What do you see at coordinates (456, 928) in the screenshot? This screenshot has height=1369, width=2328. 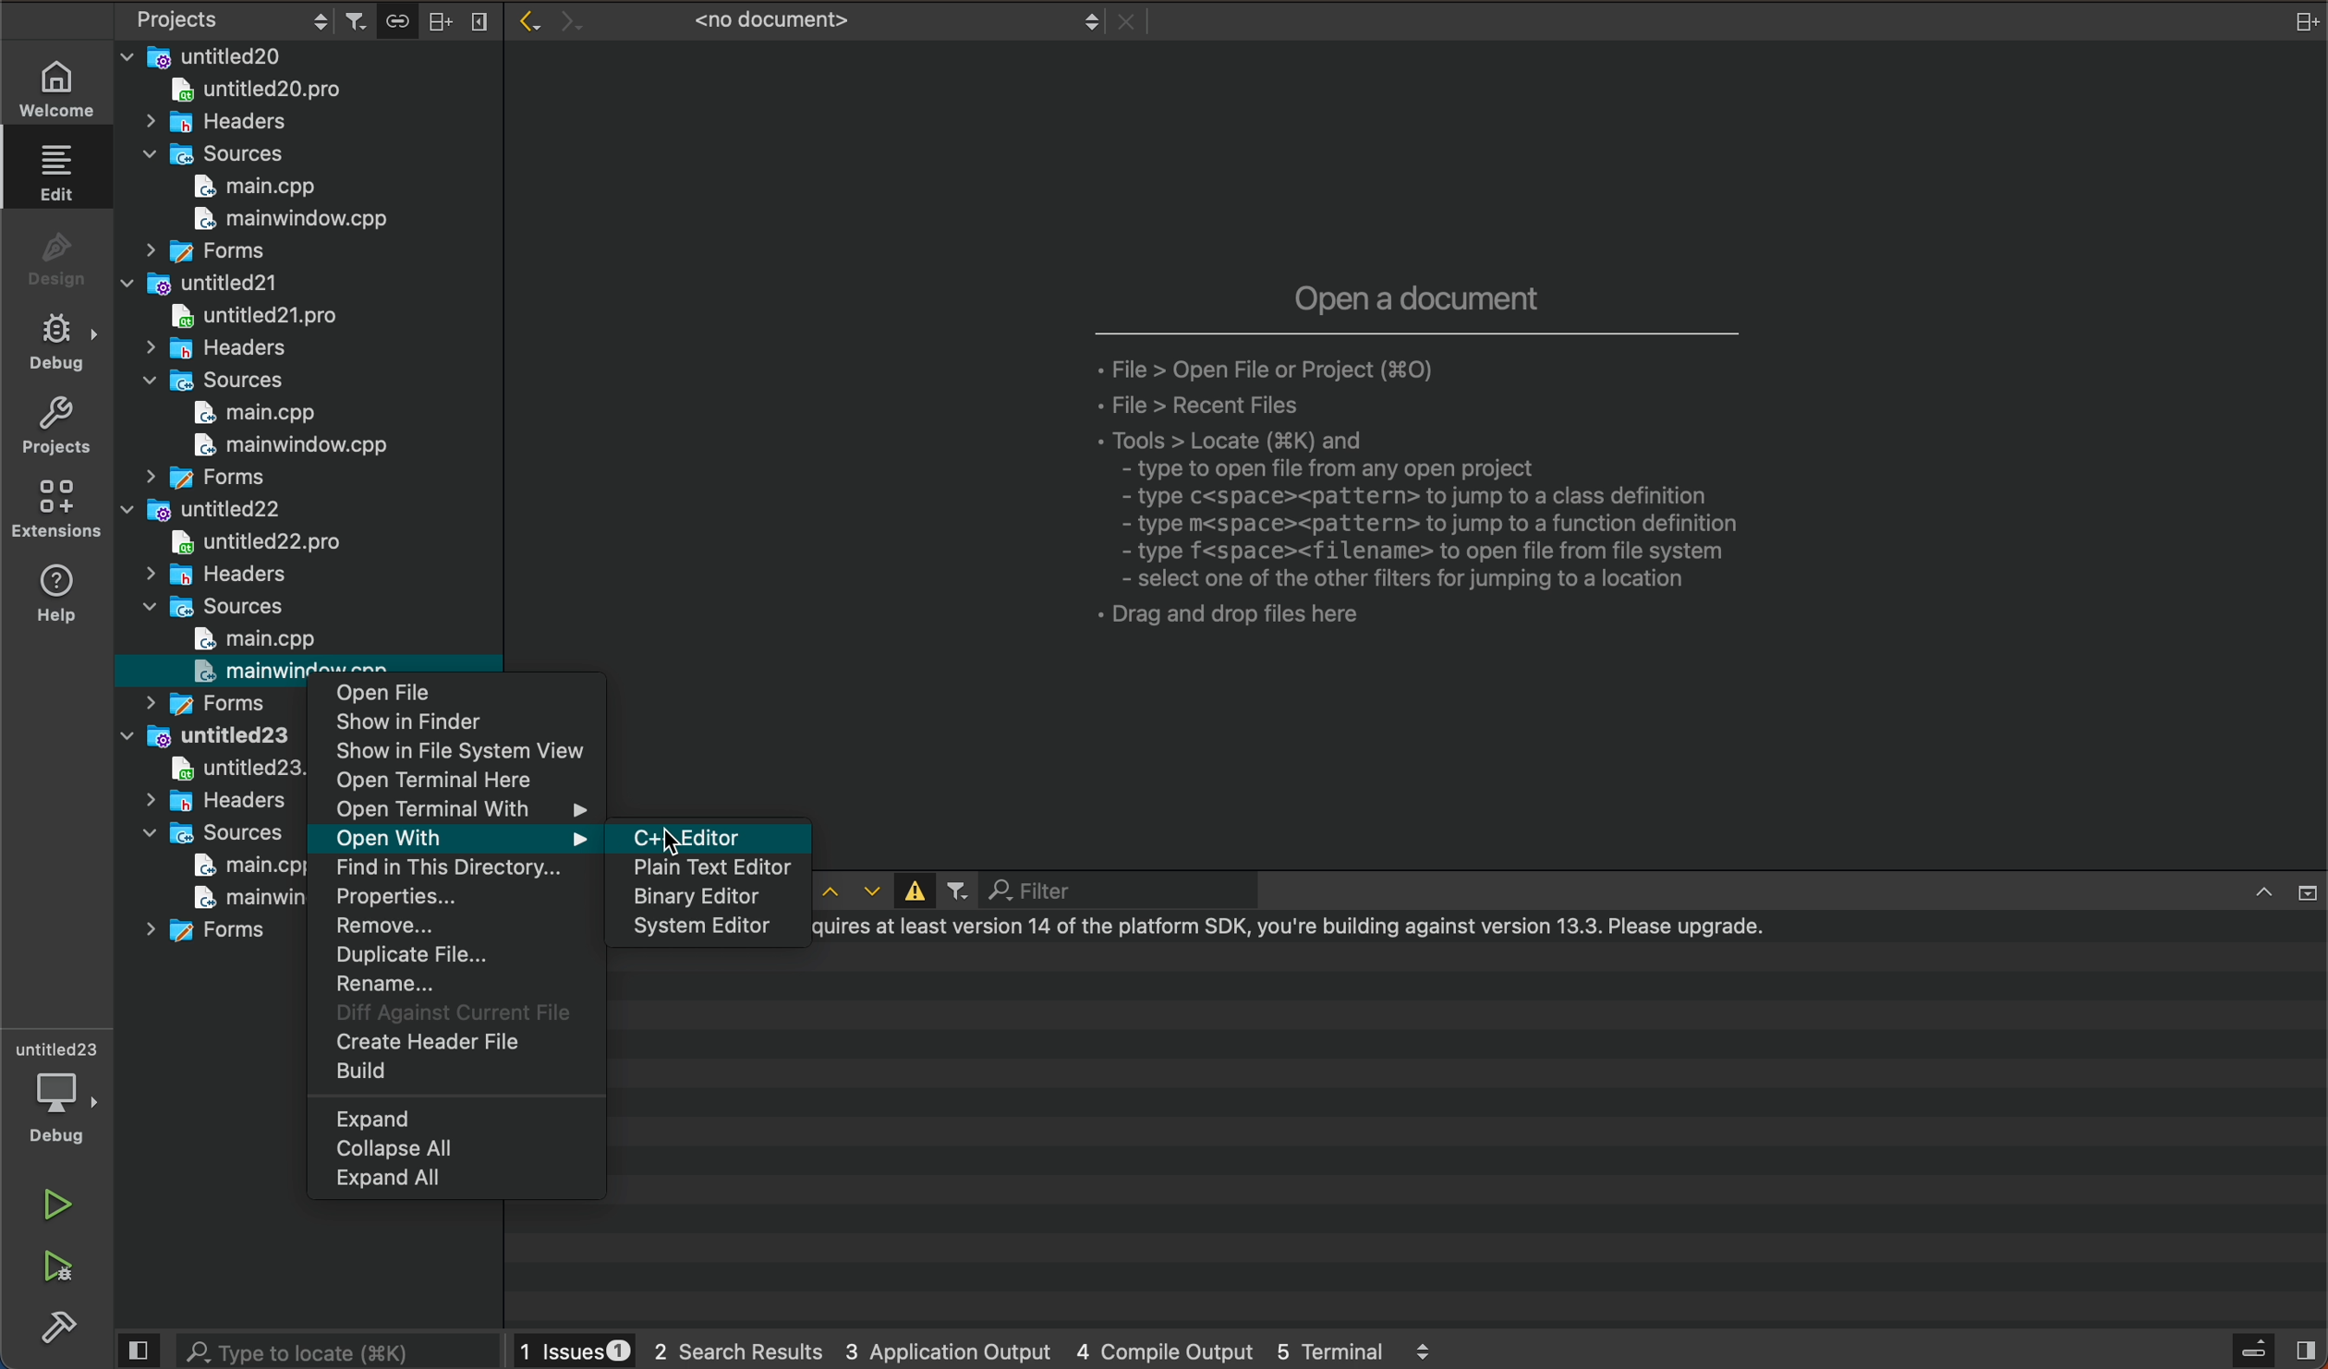 I see `remove` at bounding box center [456, 928].